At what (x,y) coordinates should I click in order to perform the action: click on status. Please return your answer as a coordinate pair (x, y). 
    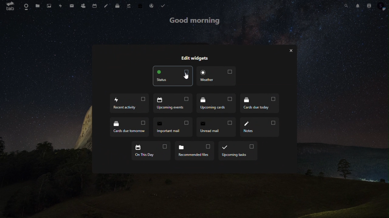
    Looking at the image, I should click on (173, 76).